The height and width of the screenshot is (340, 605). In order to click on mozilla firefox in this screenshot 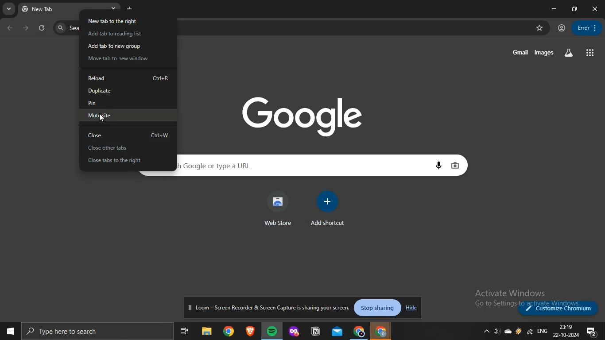, I will do `click(294, 332)`.